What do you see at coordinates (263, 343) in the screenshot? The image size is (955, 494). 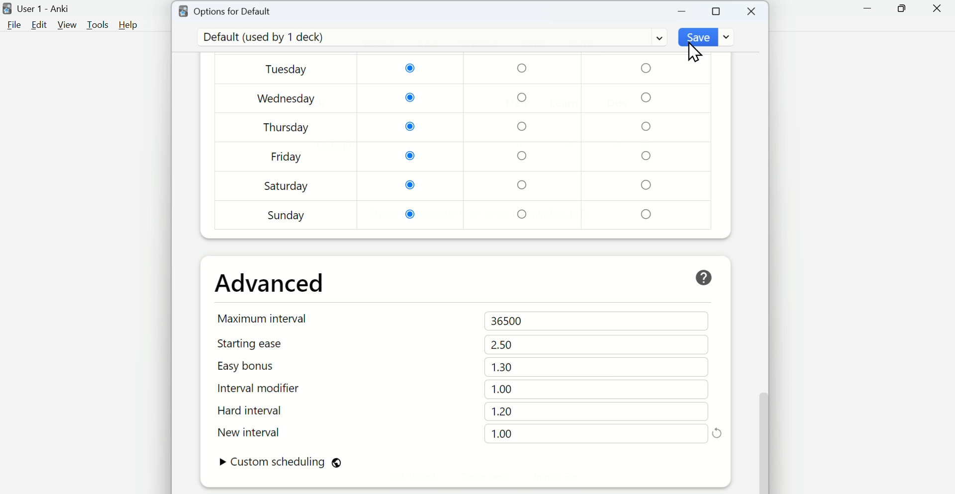 I see `Starting ease` at bounding box center [263, 343].